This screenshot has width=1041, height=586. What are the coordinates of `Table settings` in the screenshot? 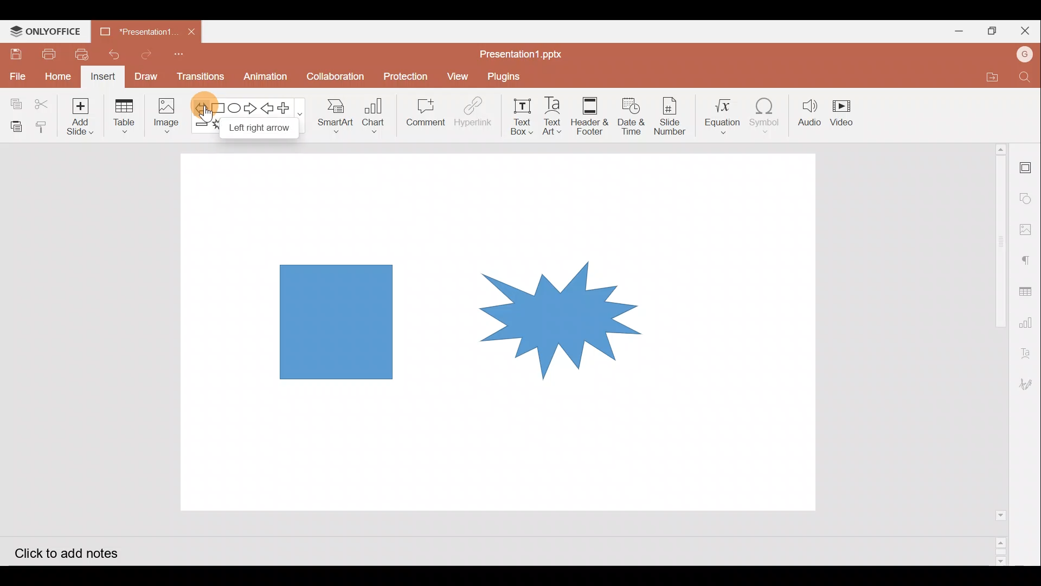 It's located at (1027, 289).